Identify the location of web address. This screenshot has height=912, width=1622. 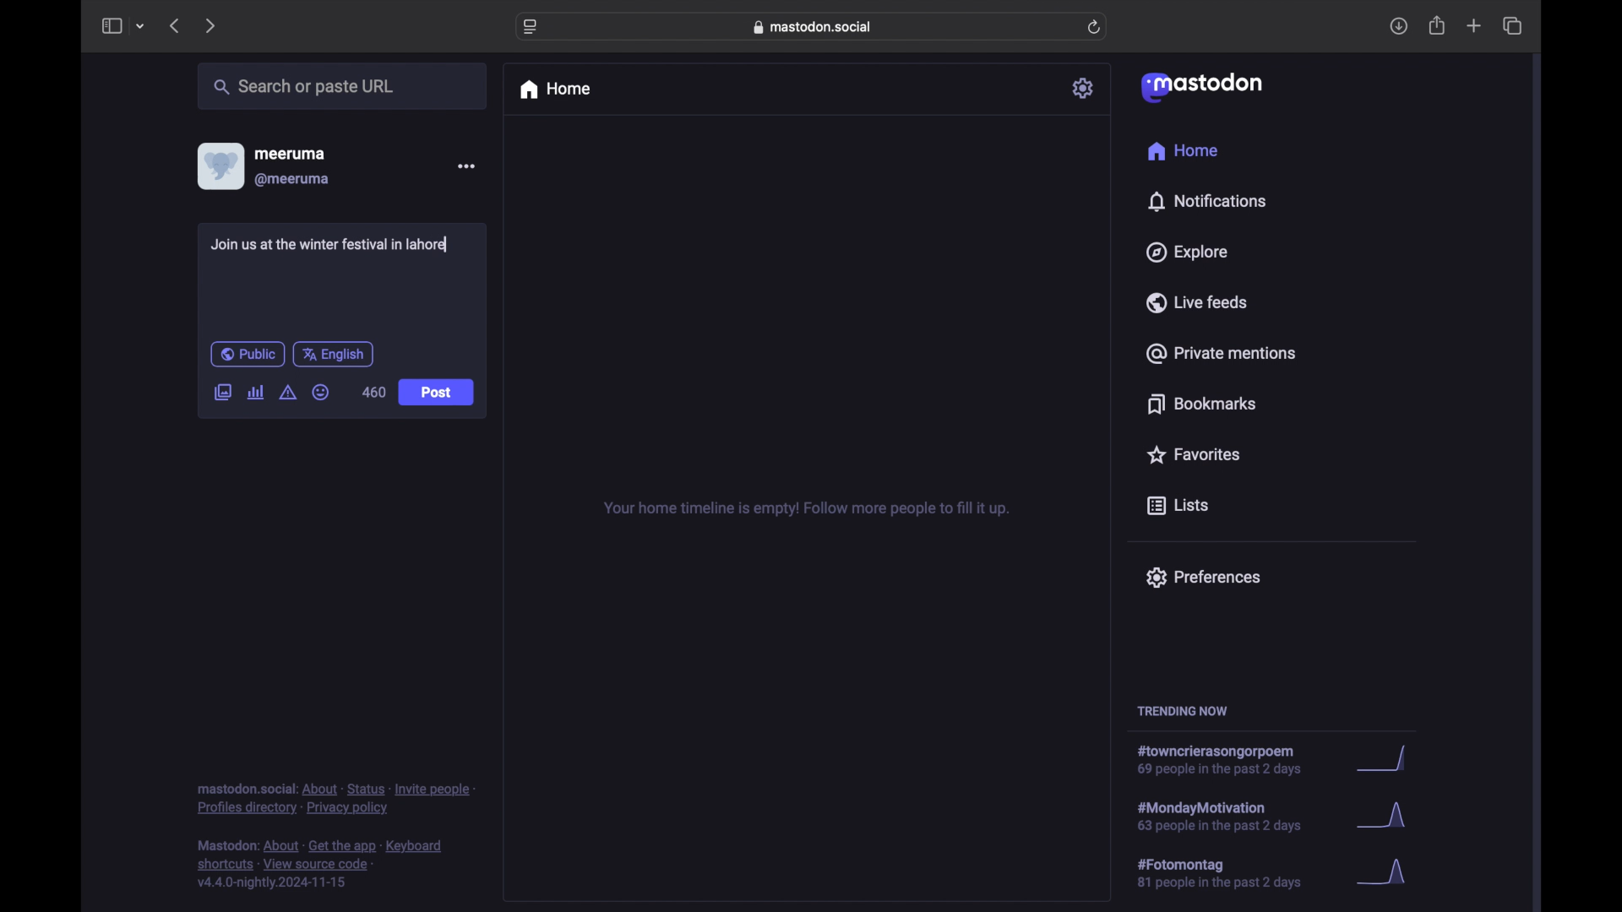
(816, 26).